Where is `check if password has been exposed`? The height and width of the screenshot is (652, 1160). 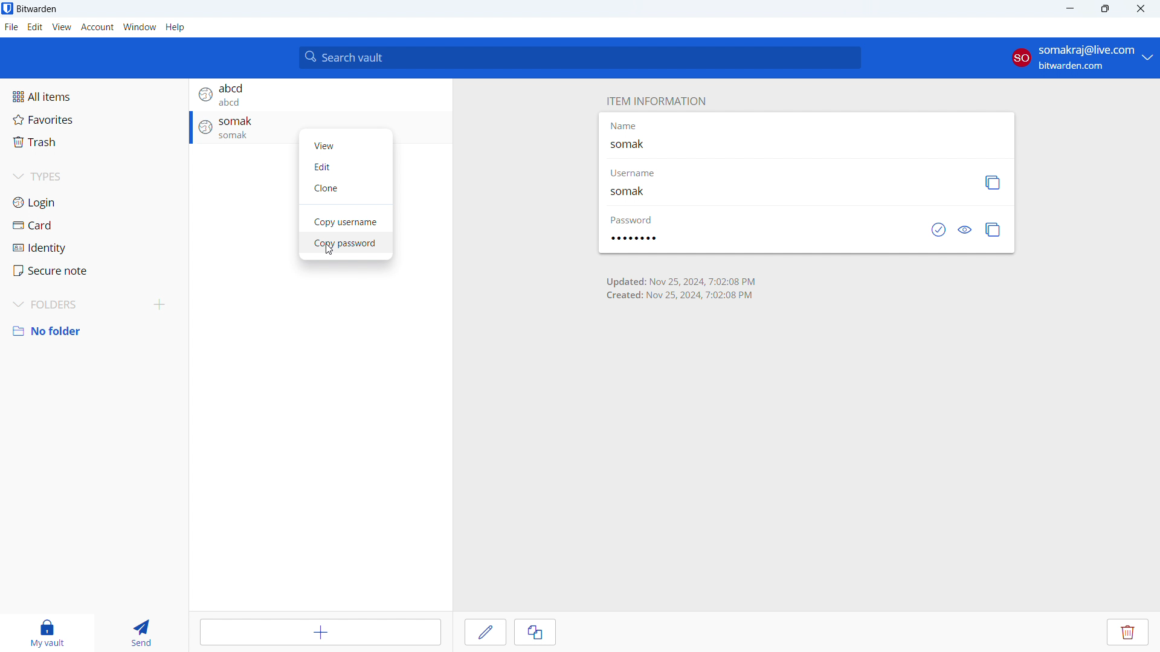 check if password has been exposed is located at coordinates (938, 229).